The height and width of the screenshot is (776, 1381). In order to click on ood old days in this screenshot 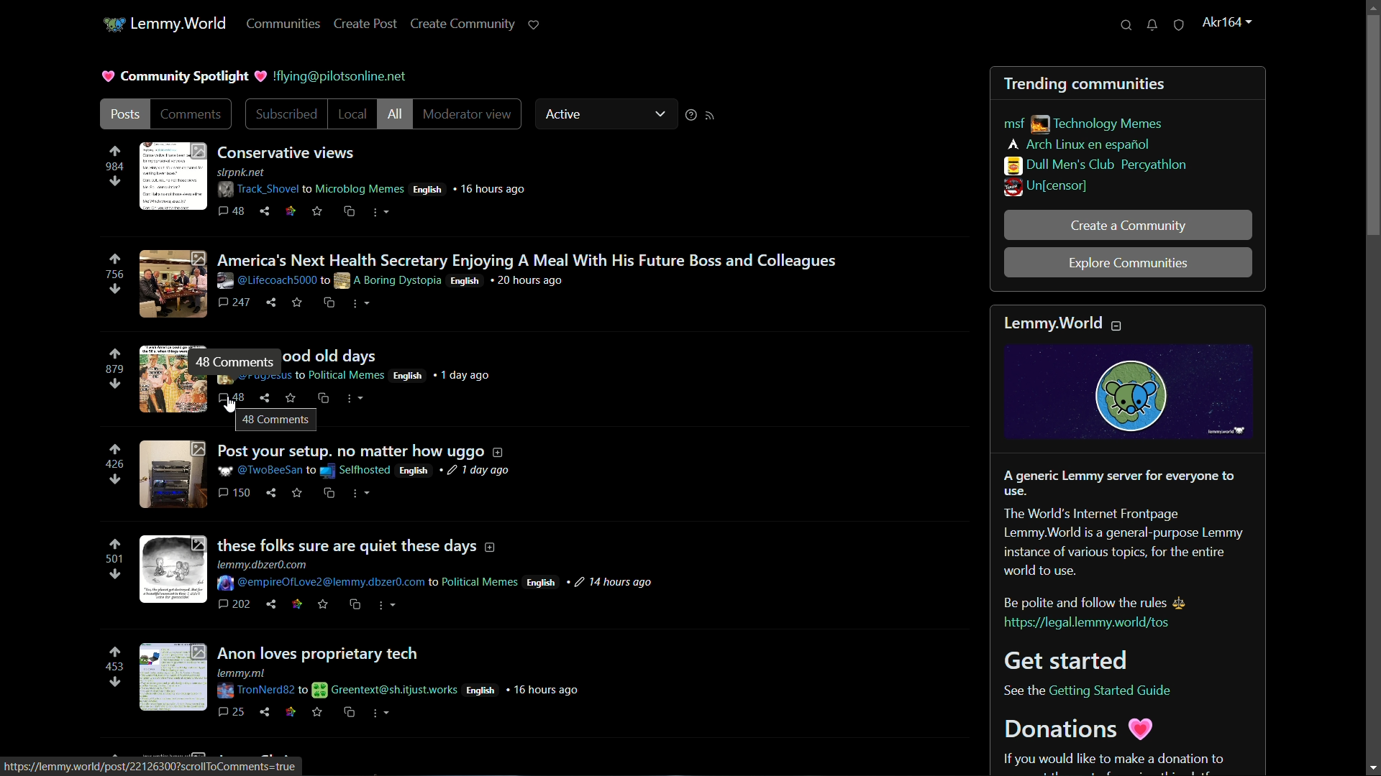, I will do `click(332, 356)`.